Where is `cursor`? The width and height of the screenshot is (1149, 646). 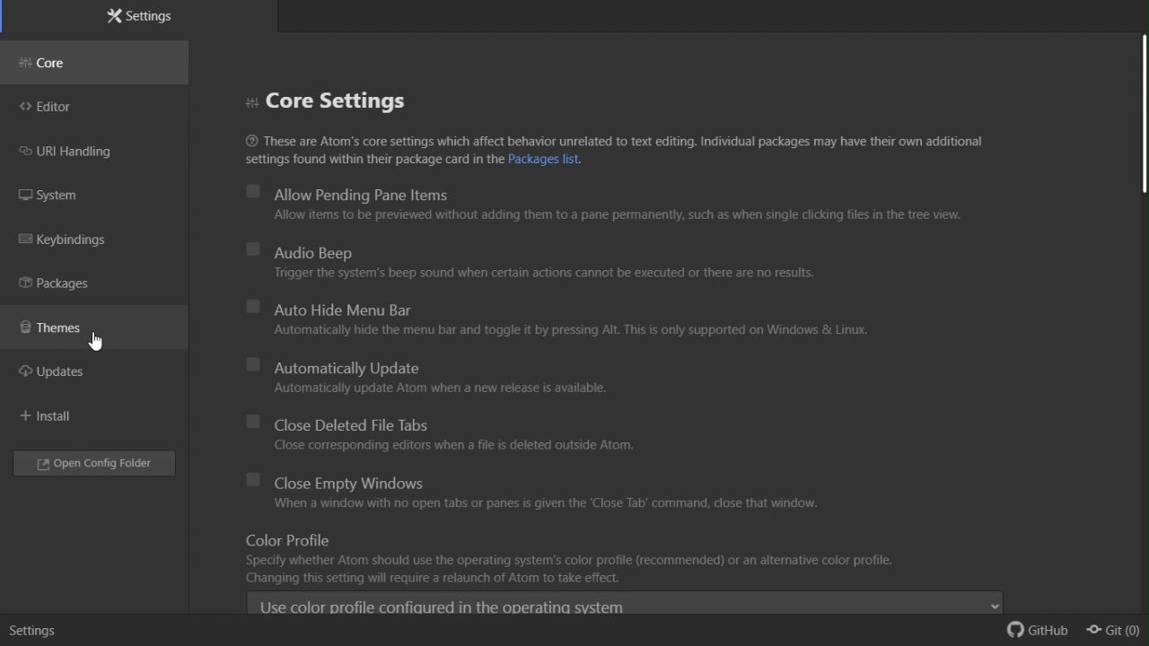
cursor is located at coordinates (102, 339).